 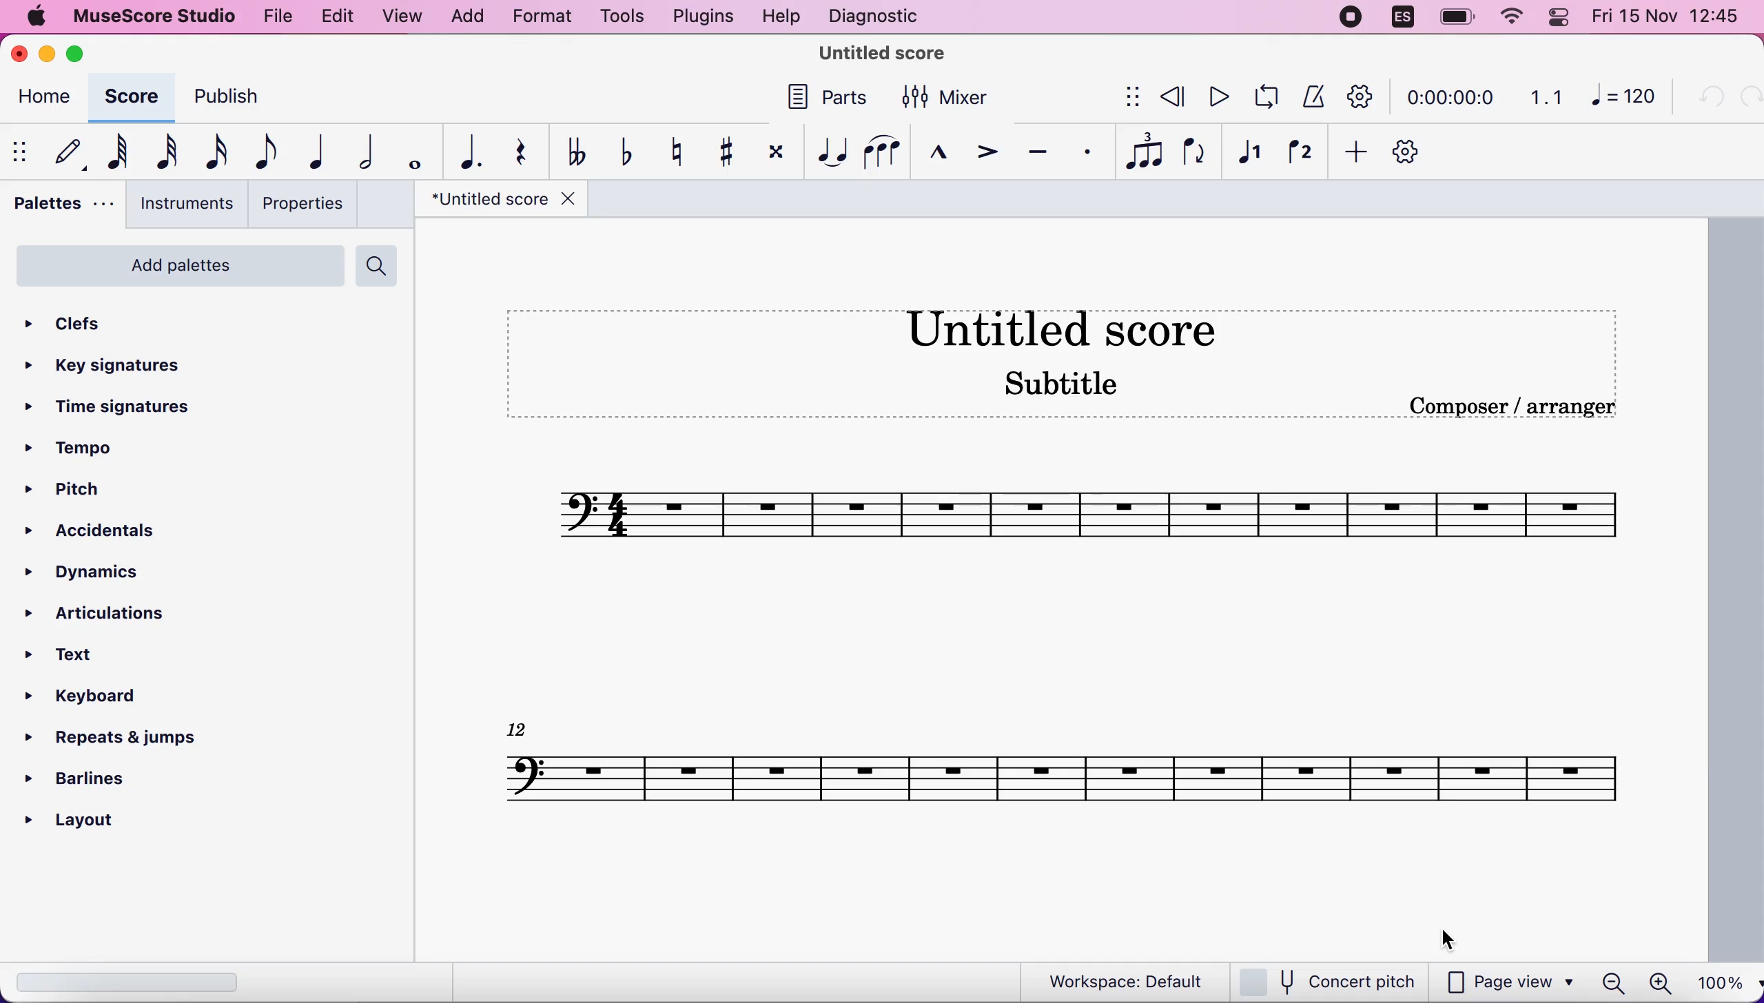 I want to click on concert pitch, so click(x=1330, y=981).